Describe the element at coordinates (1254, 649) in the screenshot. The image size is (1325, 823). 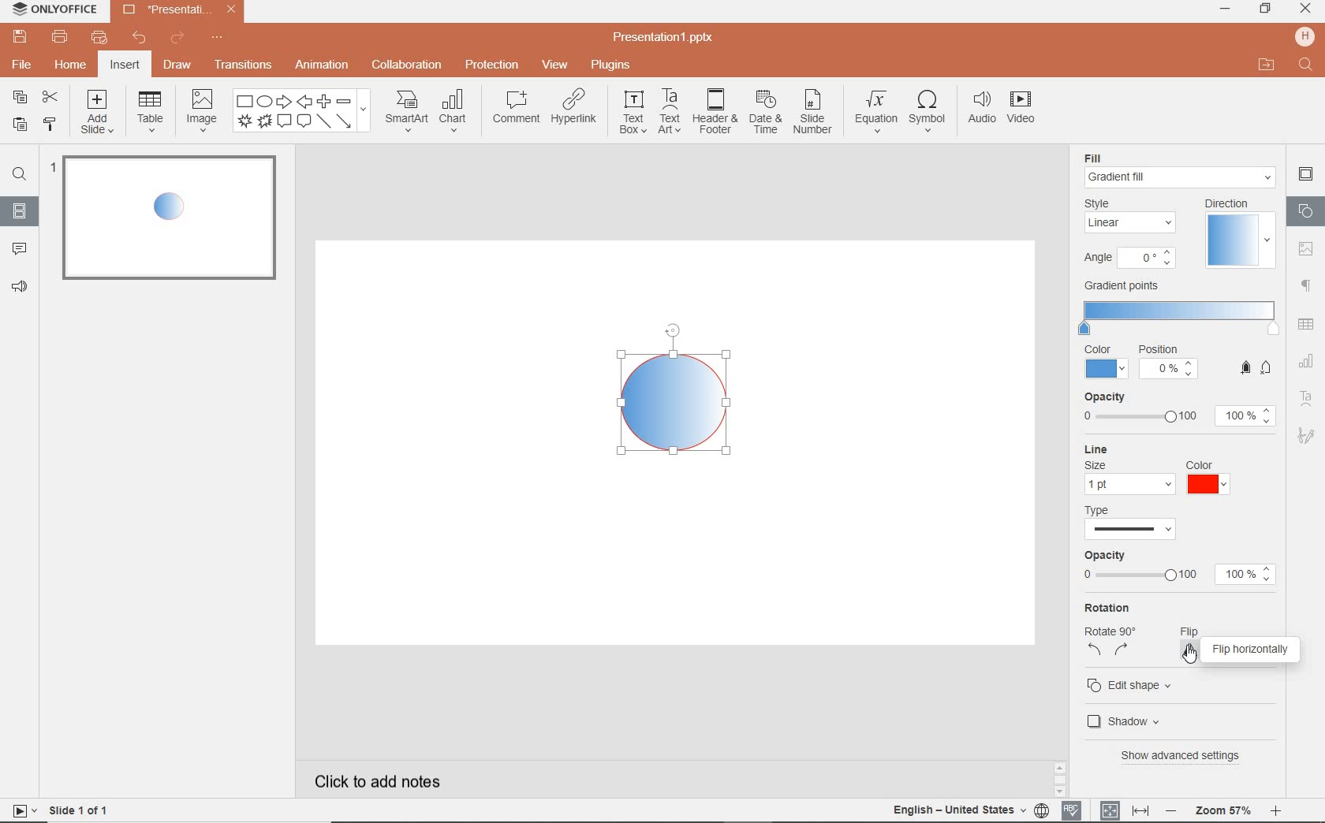
I see `flip horizontally` at that location.